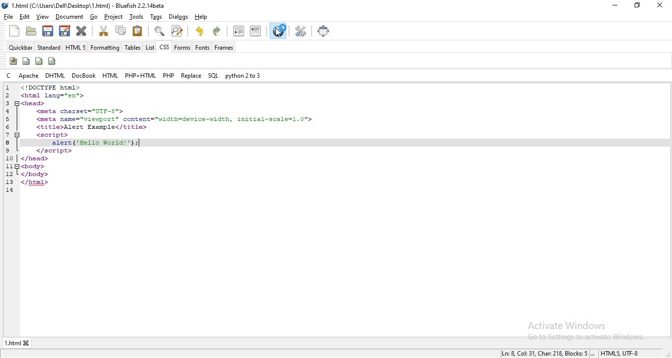 The height and width of the screenshot is (358, 672). I want to click on project, so click(113, 17).